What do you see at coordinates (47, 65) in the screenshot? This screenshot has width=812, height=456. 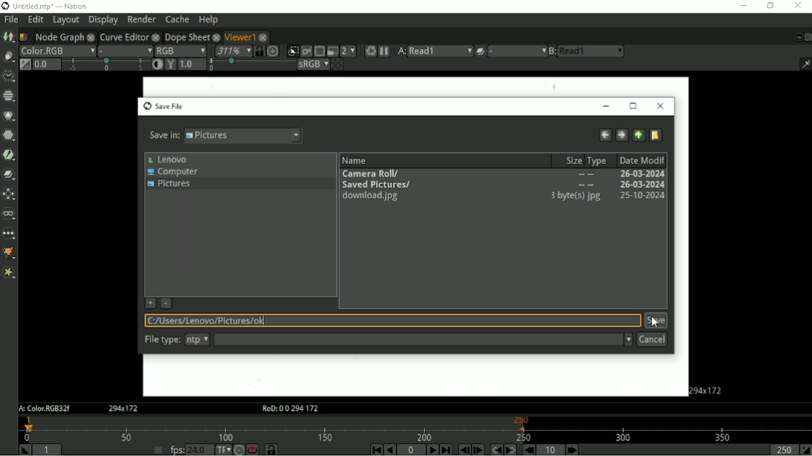 I see `Gain` at bounding box center [47, 65].